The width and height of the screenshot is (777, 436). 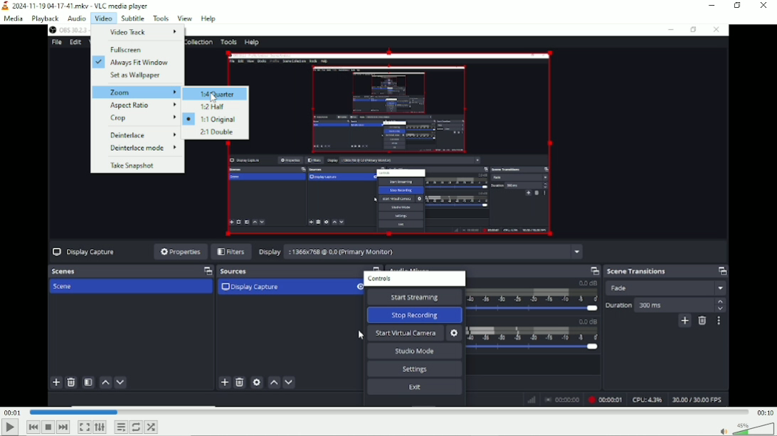 I want to click on Play, so click(x=9, y=428).